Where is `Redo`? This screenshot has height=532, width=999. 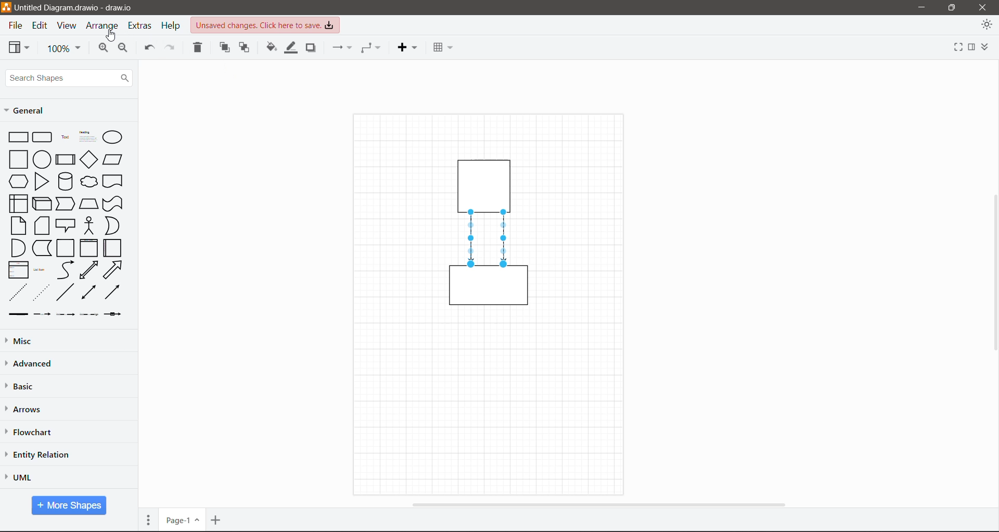
Redo is located at coordinates (172, 48).